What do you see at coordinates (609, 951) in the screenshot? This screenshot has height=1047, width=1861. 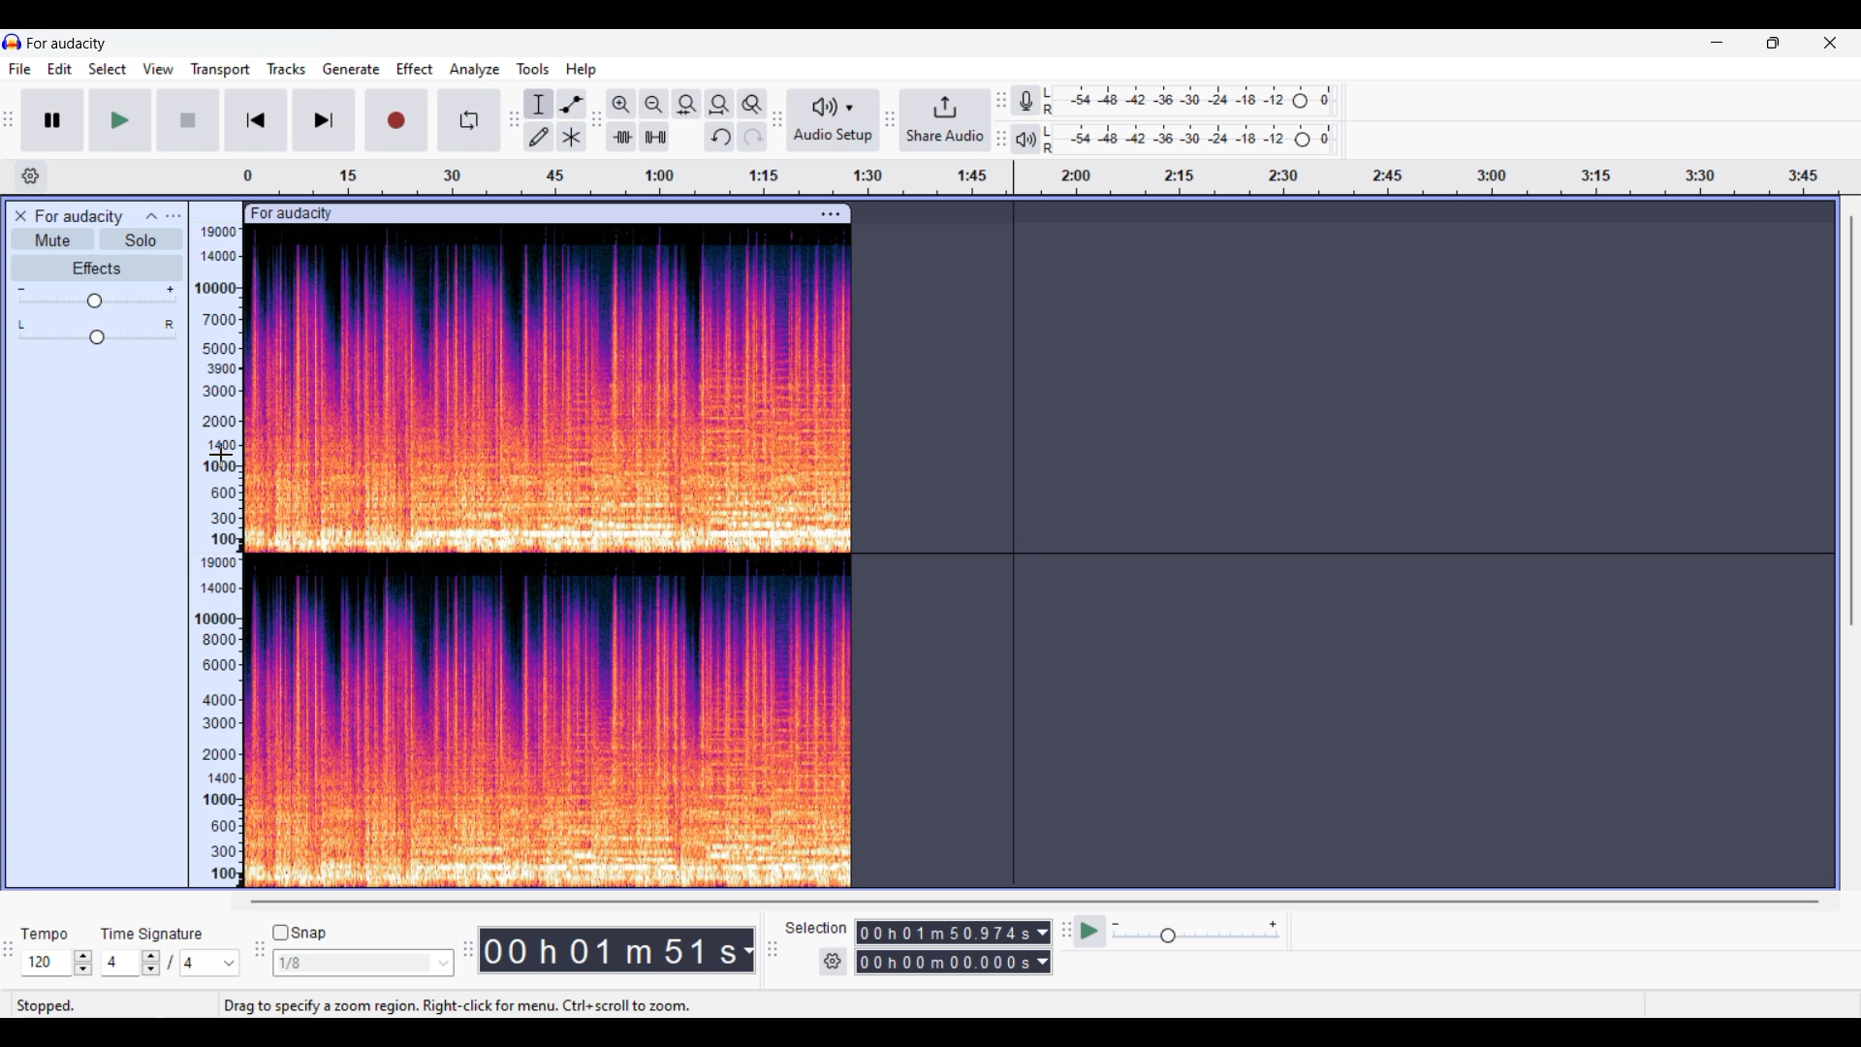 I see `Current duration` at bounding box center [609, 951].